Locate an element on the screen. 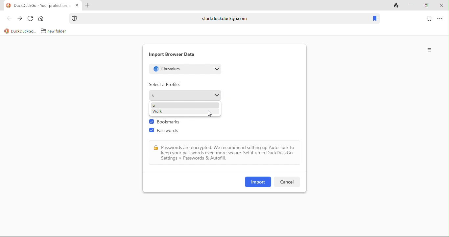 The image size is (449, 237). add tab is located at coordinates (87, 6).